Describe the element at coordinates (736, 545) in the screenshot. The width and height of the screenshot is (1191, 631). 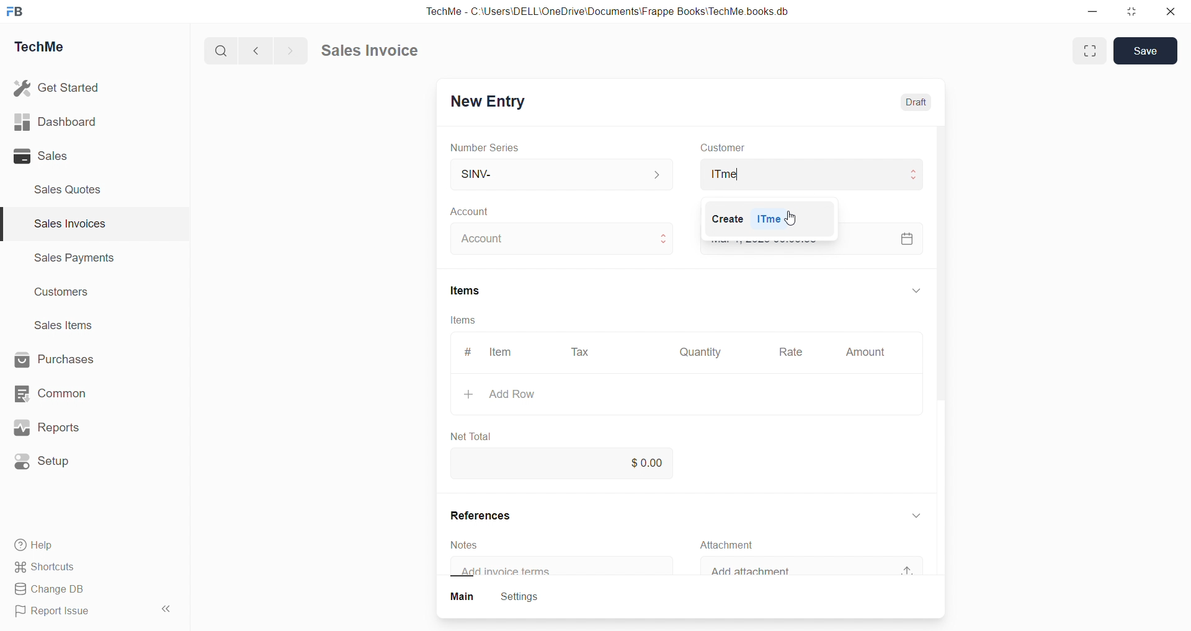
I see `Attachment` at that location.